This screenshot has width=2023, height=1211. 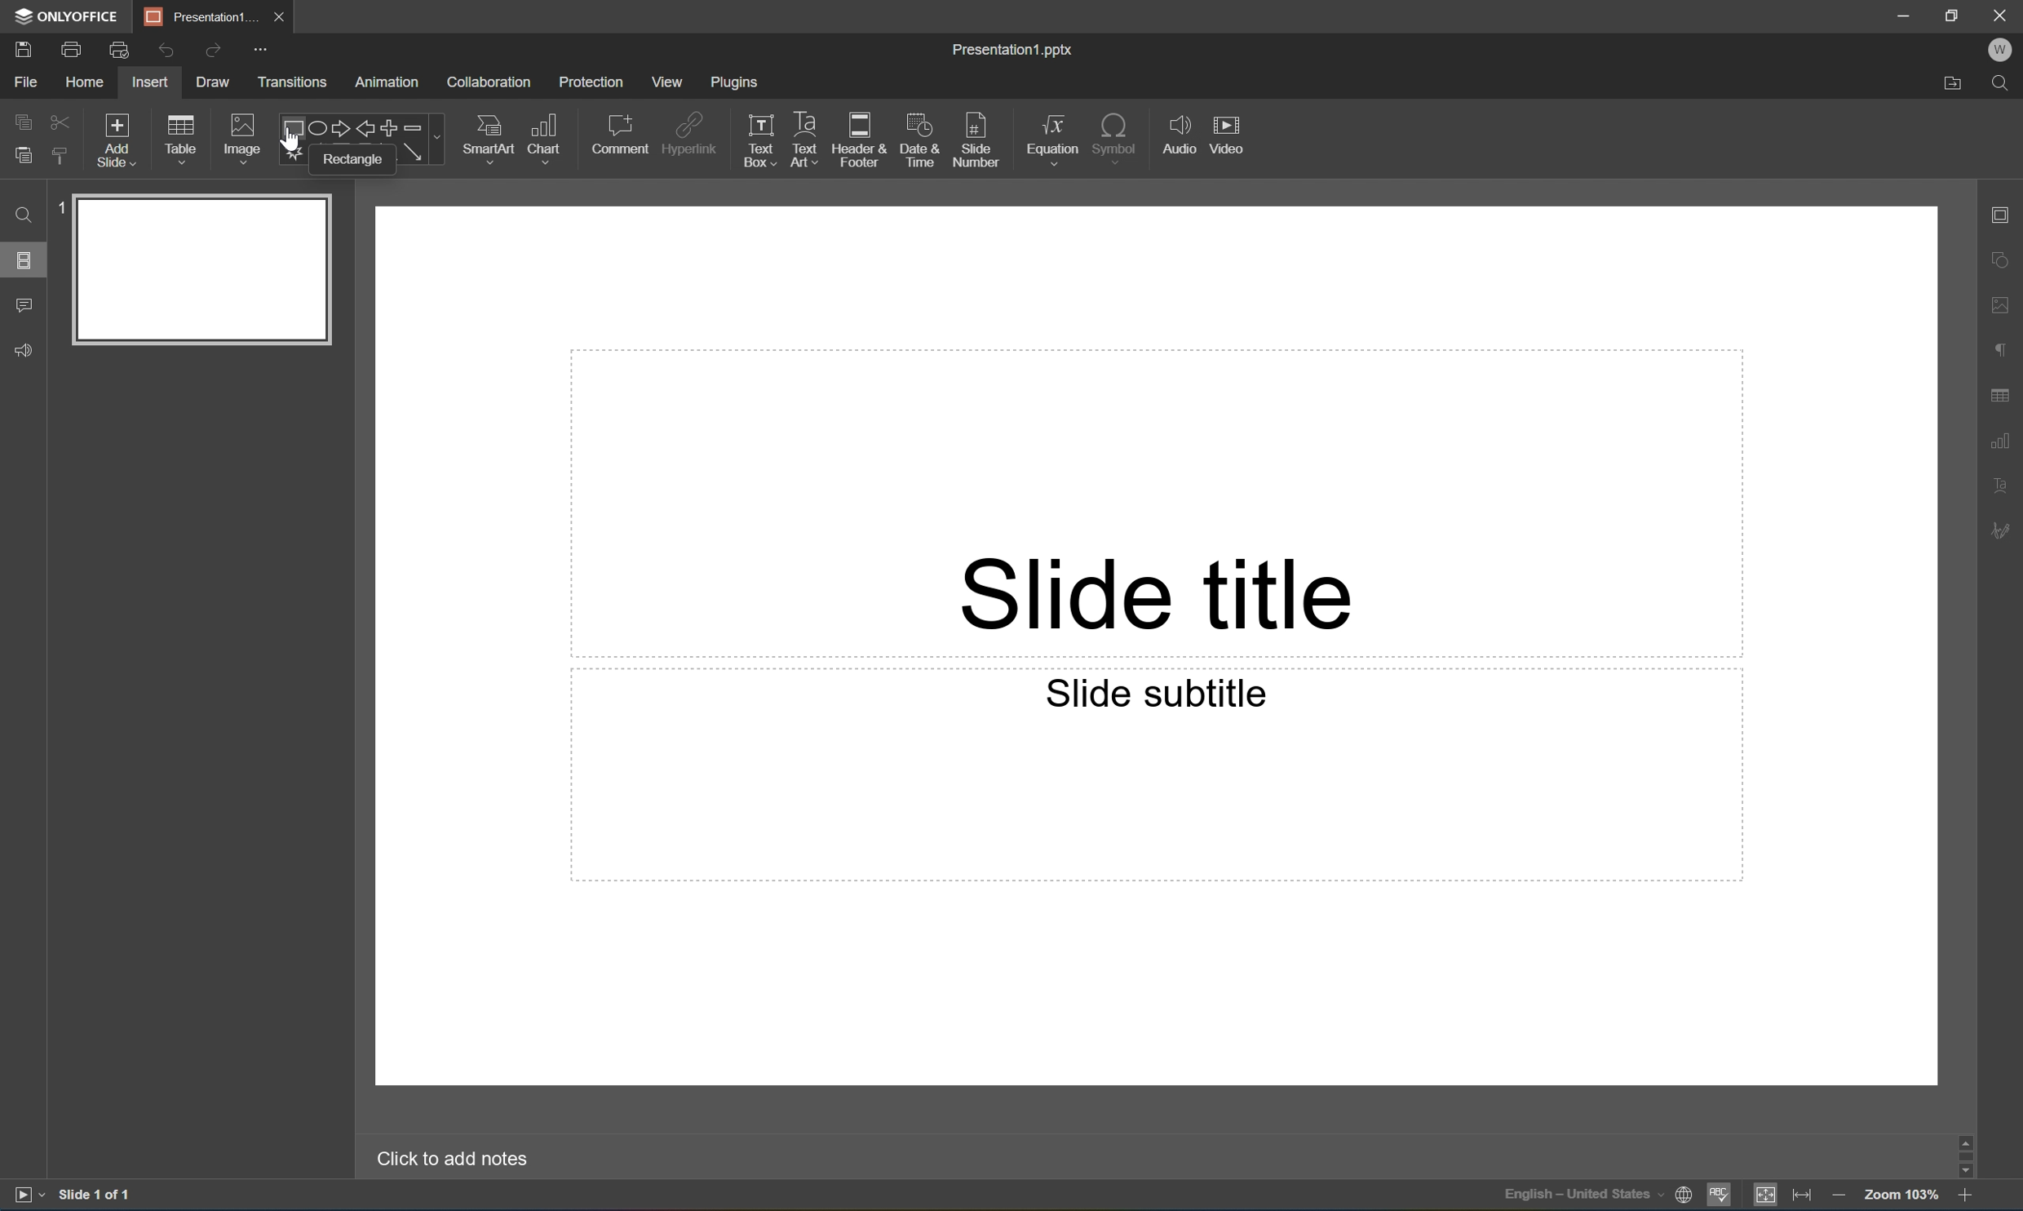 What do you see at coordinates (1835, 1192) in the screenshot?
I see `Zoom out` at bounding box center [1835, 1192].